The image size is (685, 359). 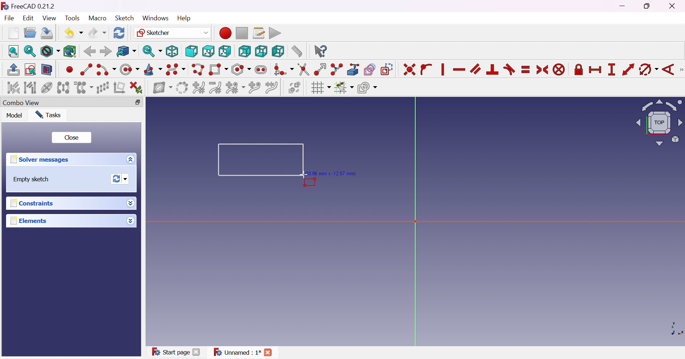 What do you see at coordinates (296, 88) in the screenshot?
I see `Switch virtual space` at bounding box center [296, 88].